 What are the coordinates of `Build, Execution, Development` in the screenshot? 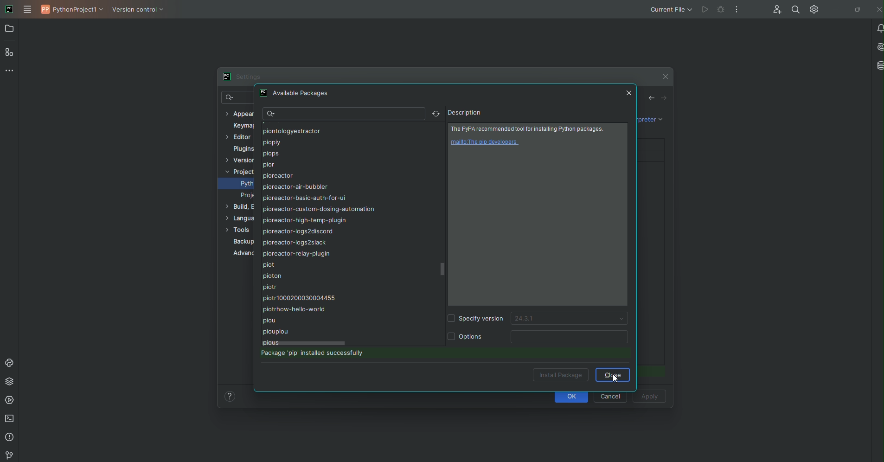 It's located at (238, 207).